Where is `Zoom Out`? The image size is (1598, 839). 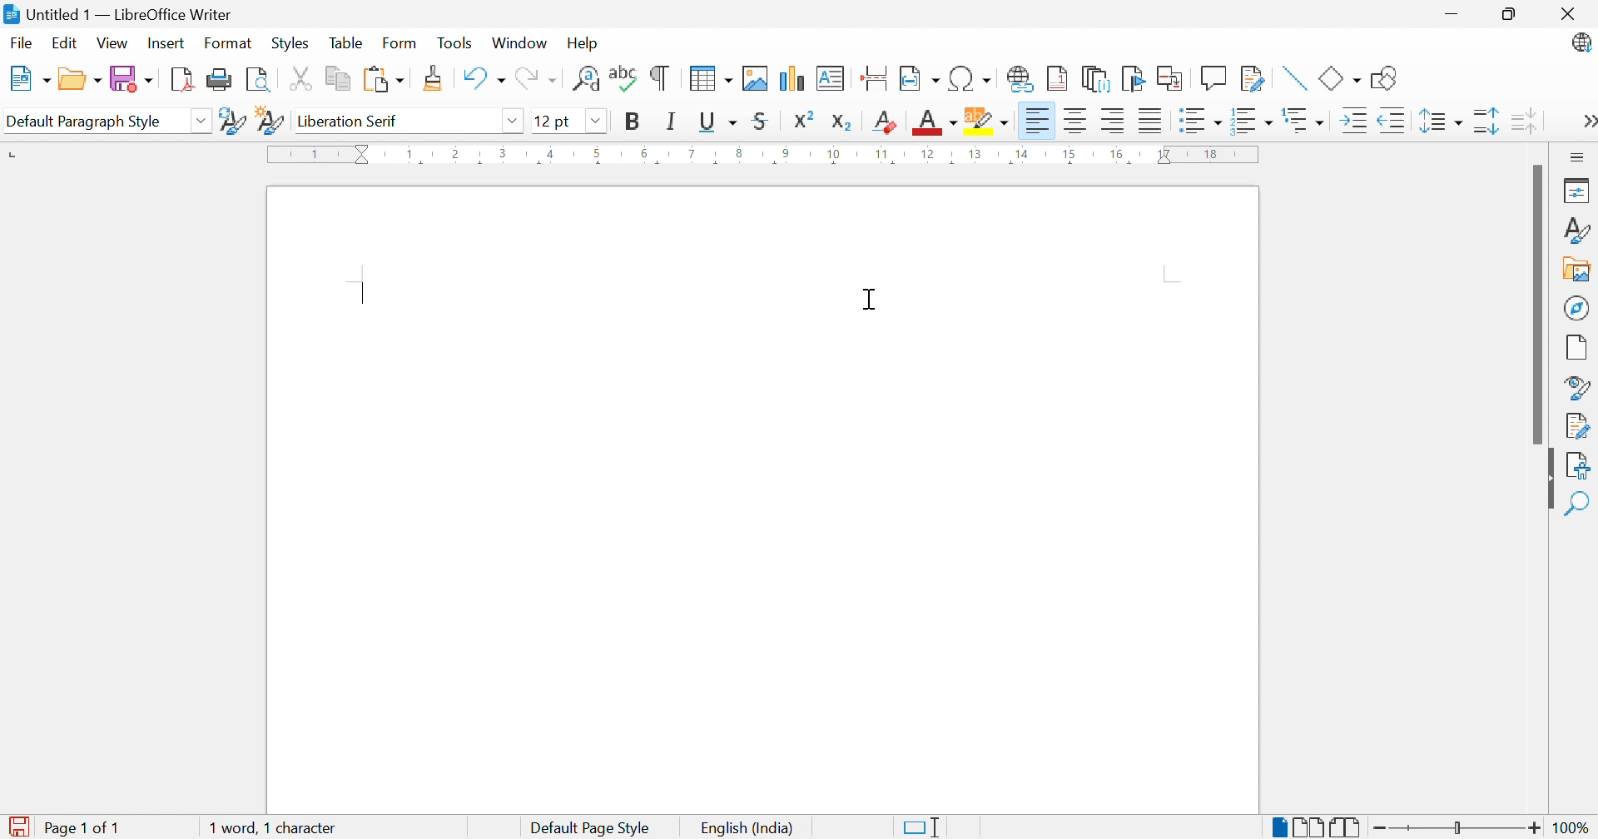
Zoom Out is located at coordinates (1381, 827).